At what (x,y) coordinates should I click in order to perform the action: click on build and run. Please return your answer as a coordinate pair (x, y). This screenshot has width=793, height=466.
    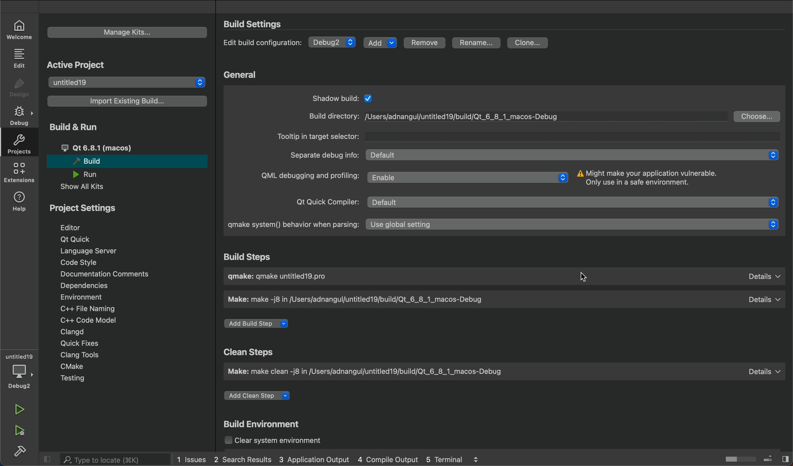
    Looking at the image, I should click on (81, 126).